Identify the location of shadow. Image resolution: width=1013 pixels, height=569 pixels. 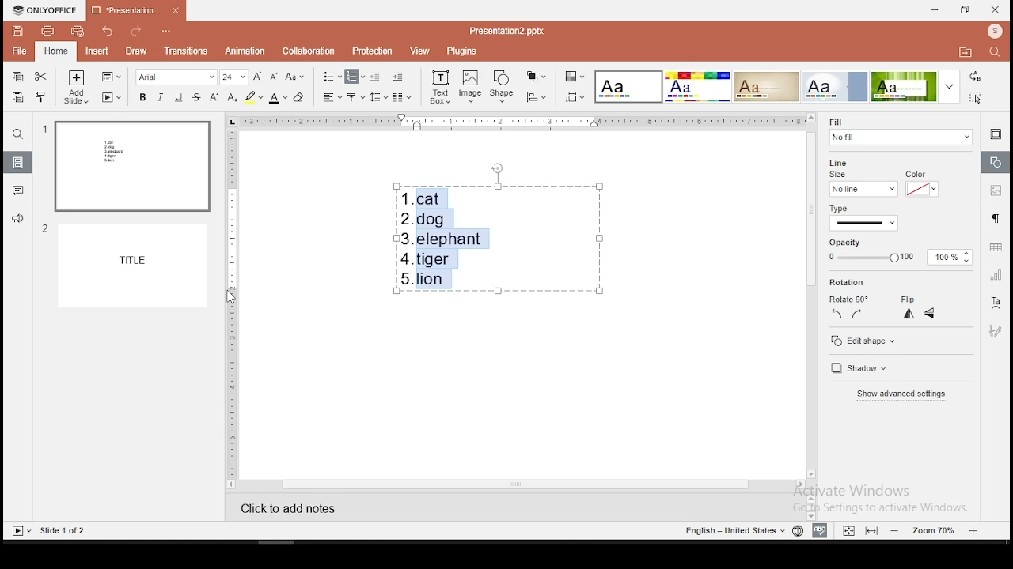
(857, 367).